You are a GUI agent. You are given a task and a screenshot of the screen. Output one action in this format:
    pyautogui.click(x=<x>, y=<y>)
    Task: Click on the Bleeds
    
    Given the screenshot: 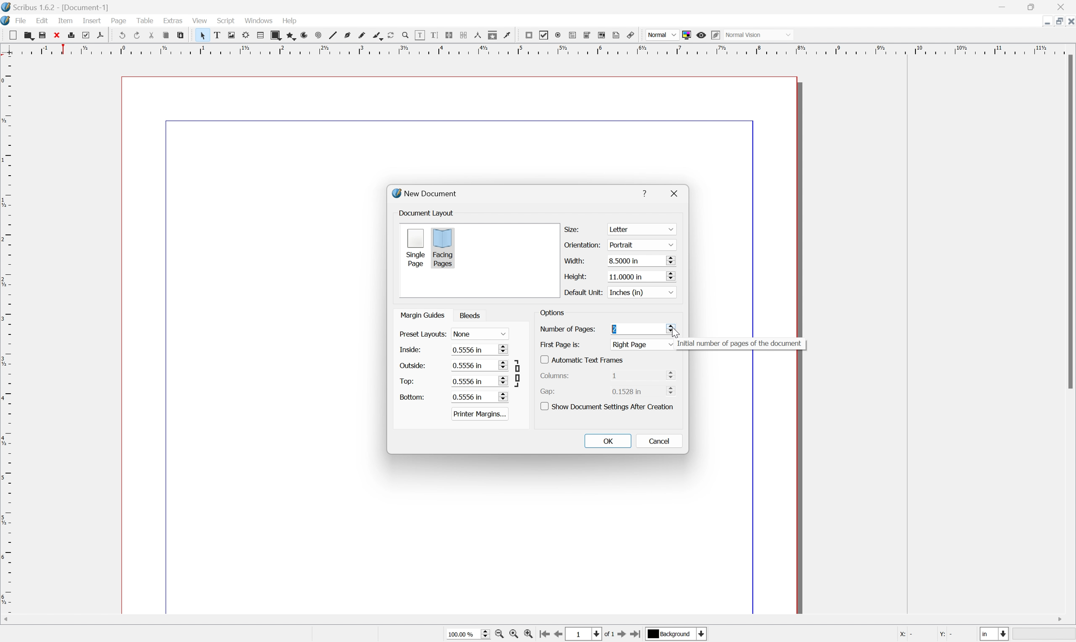 What is the action you would take?
    pyautogui.click(x=472, y=315)
    